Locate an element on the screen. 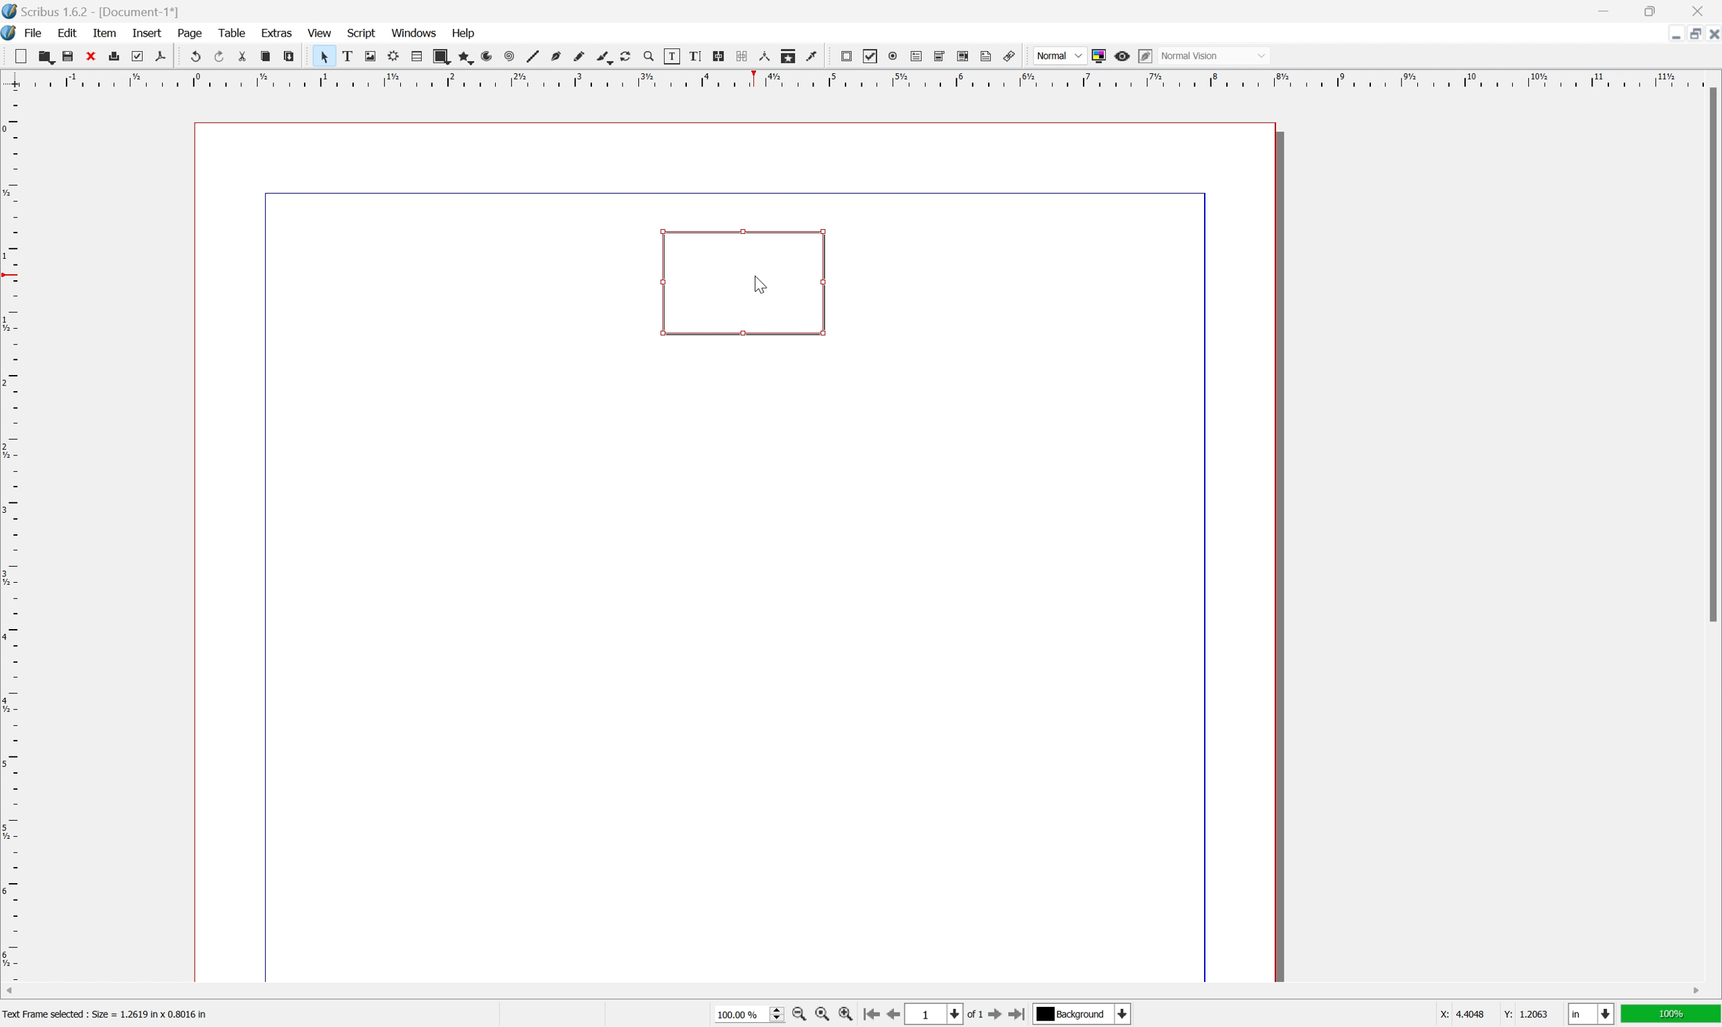  copy is located at coordinates (265, 56).